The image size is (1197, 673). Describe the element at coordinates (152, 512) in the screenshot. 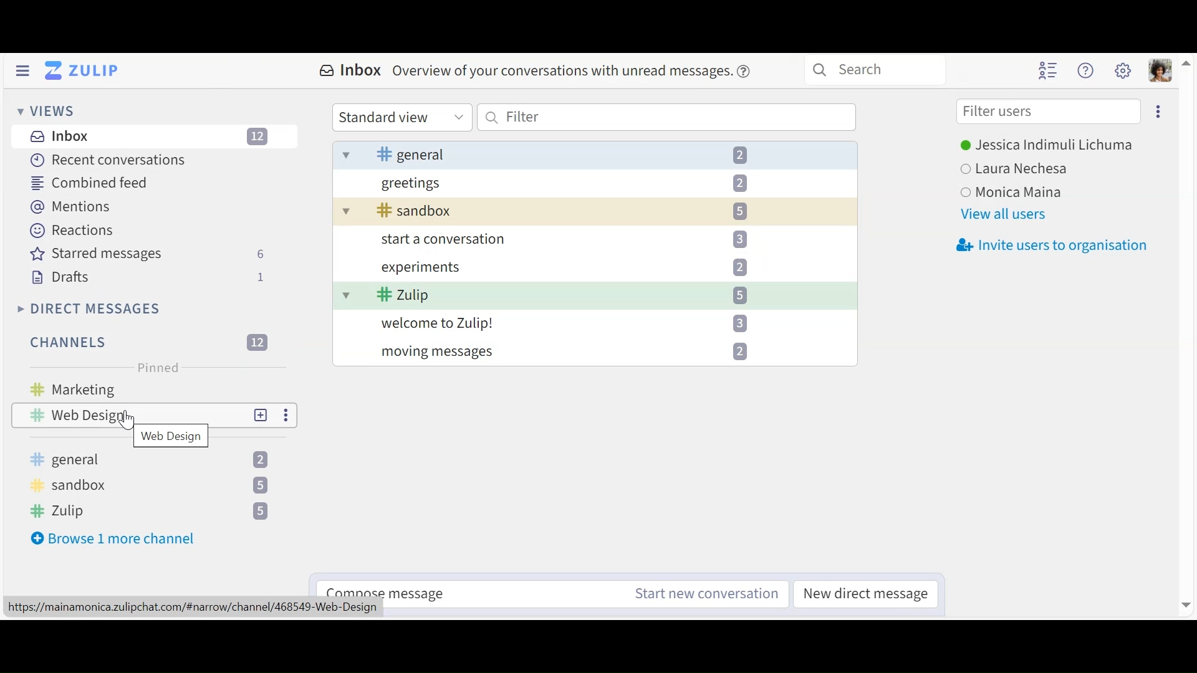

I see `Zulip` at that location.